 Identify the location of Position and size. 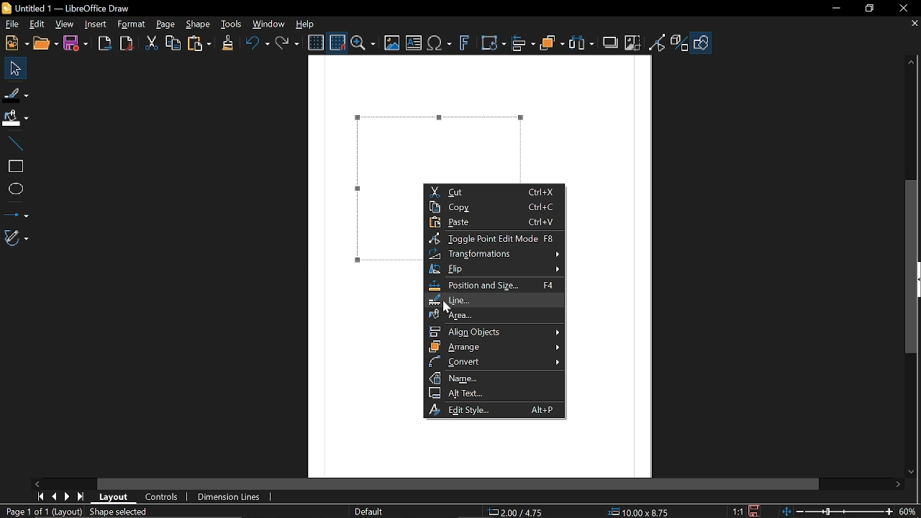
(497, 286).